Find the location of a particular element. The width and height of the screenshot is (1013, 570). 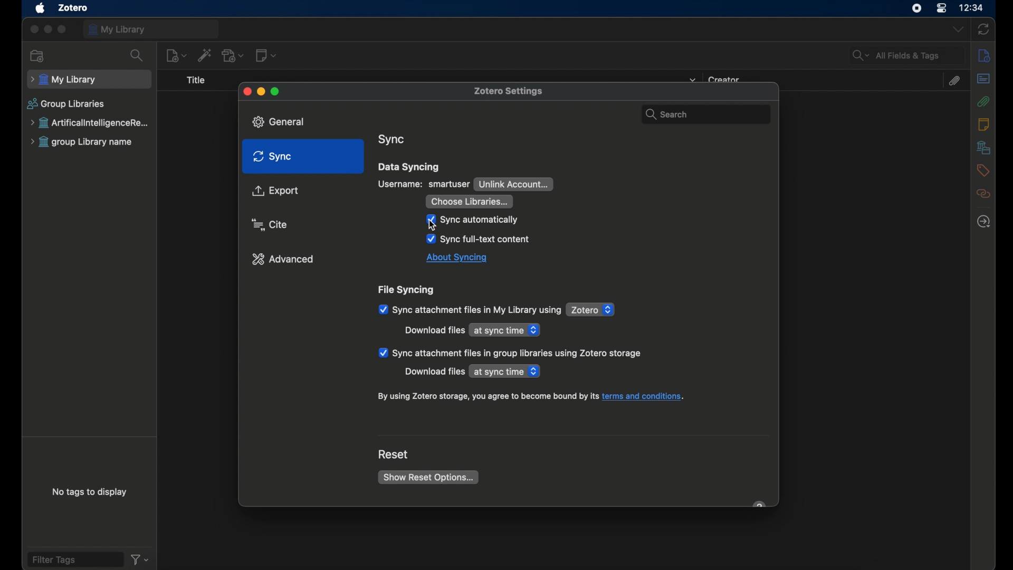

group library is located at coordinates (91, 123).